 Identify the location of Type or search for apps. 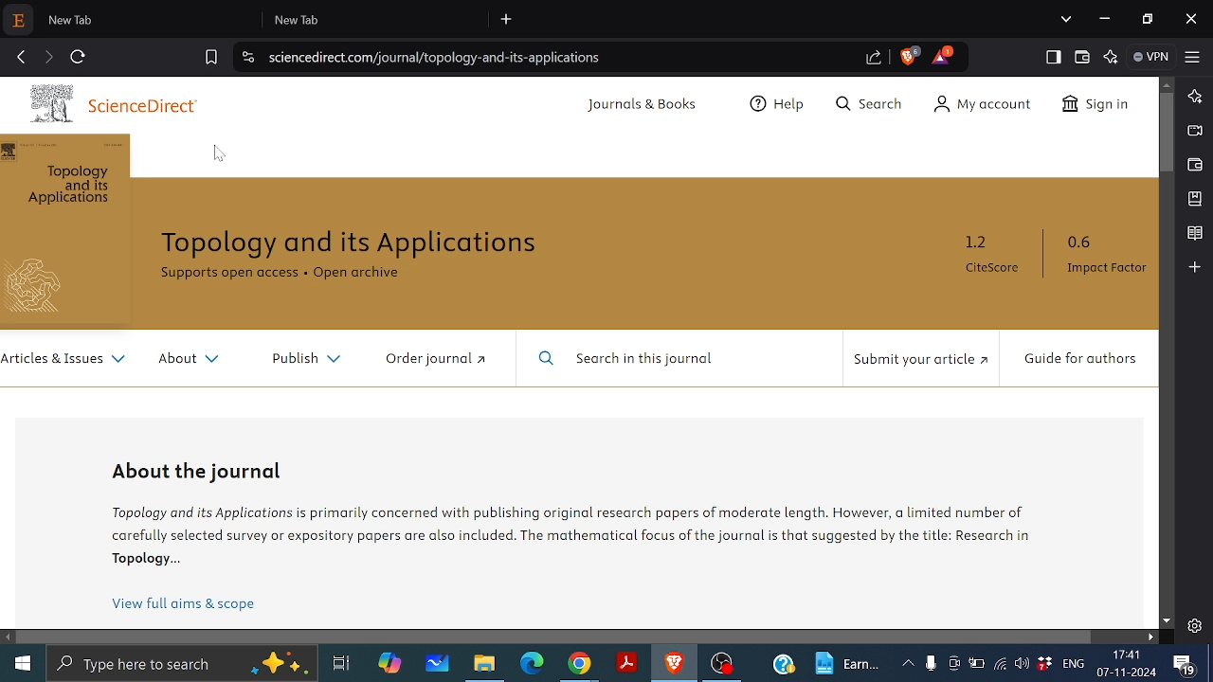
(180, 664).